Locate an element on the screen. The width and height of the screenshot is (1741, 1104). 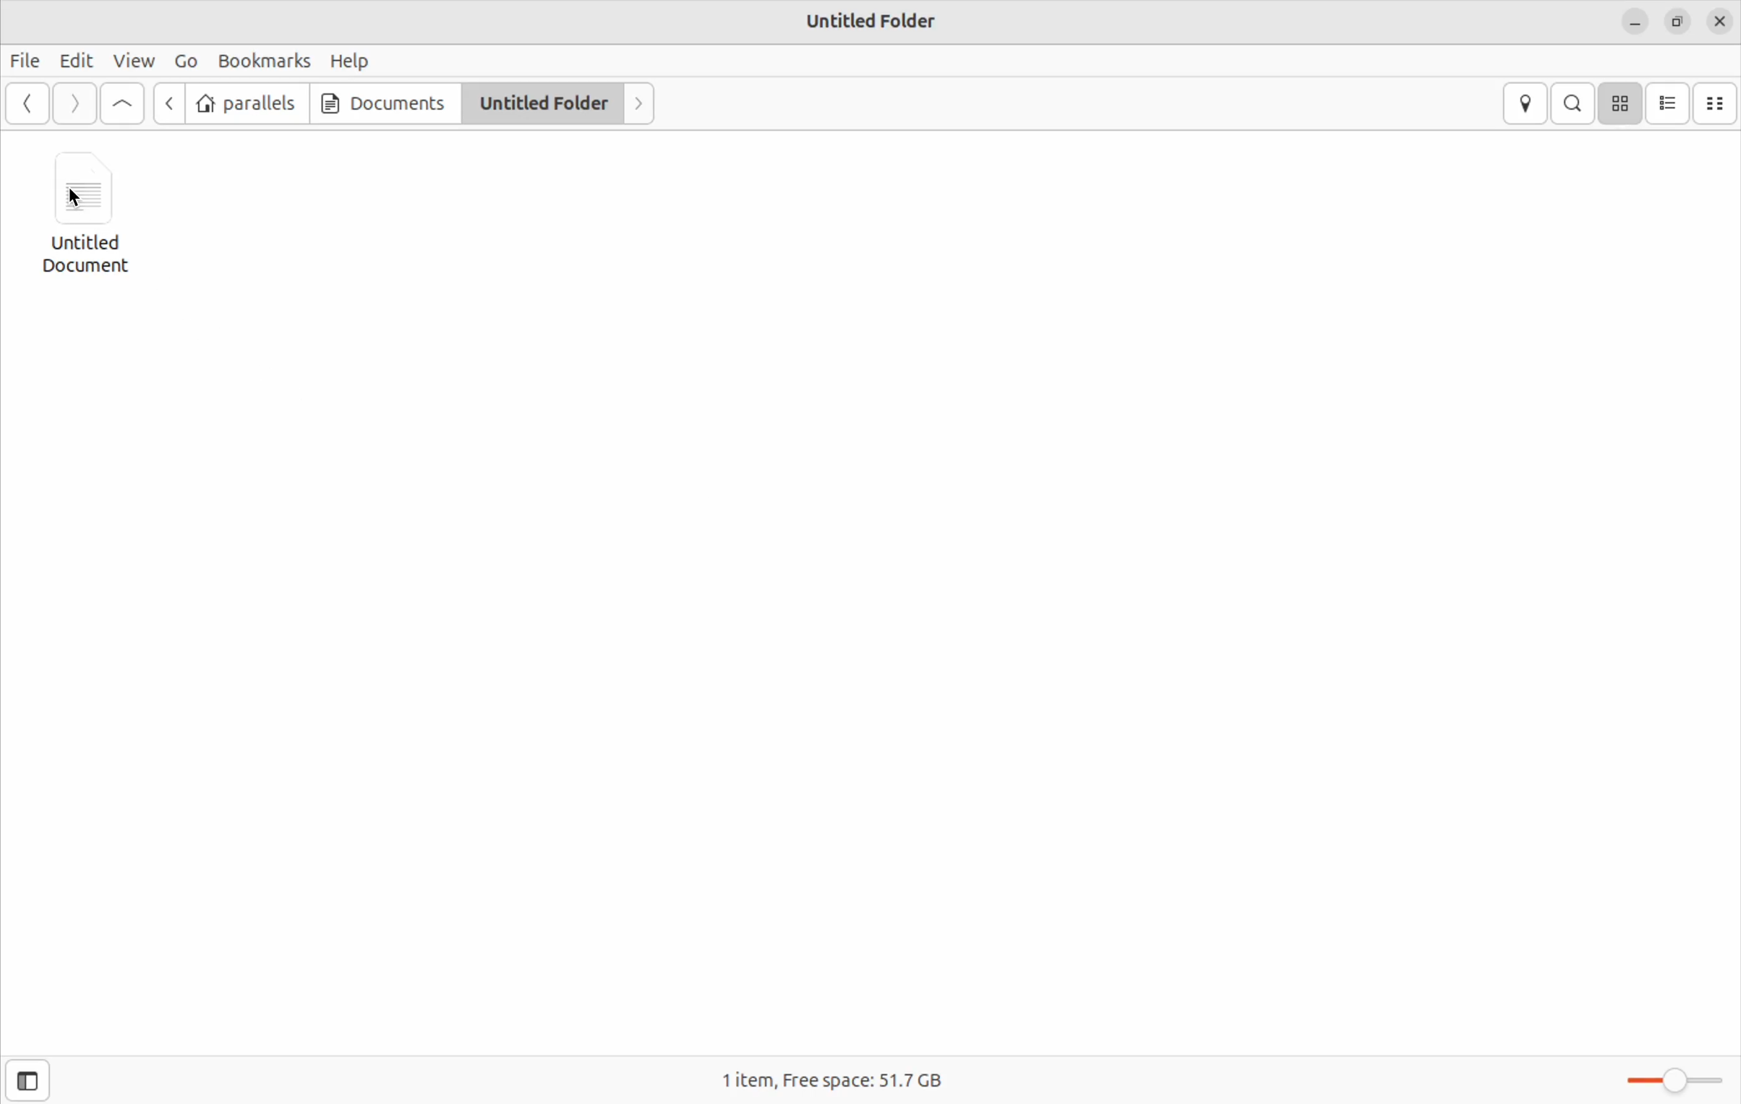
Untitled Folder is located at coordinates (873, 20).